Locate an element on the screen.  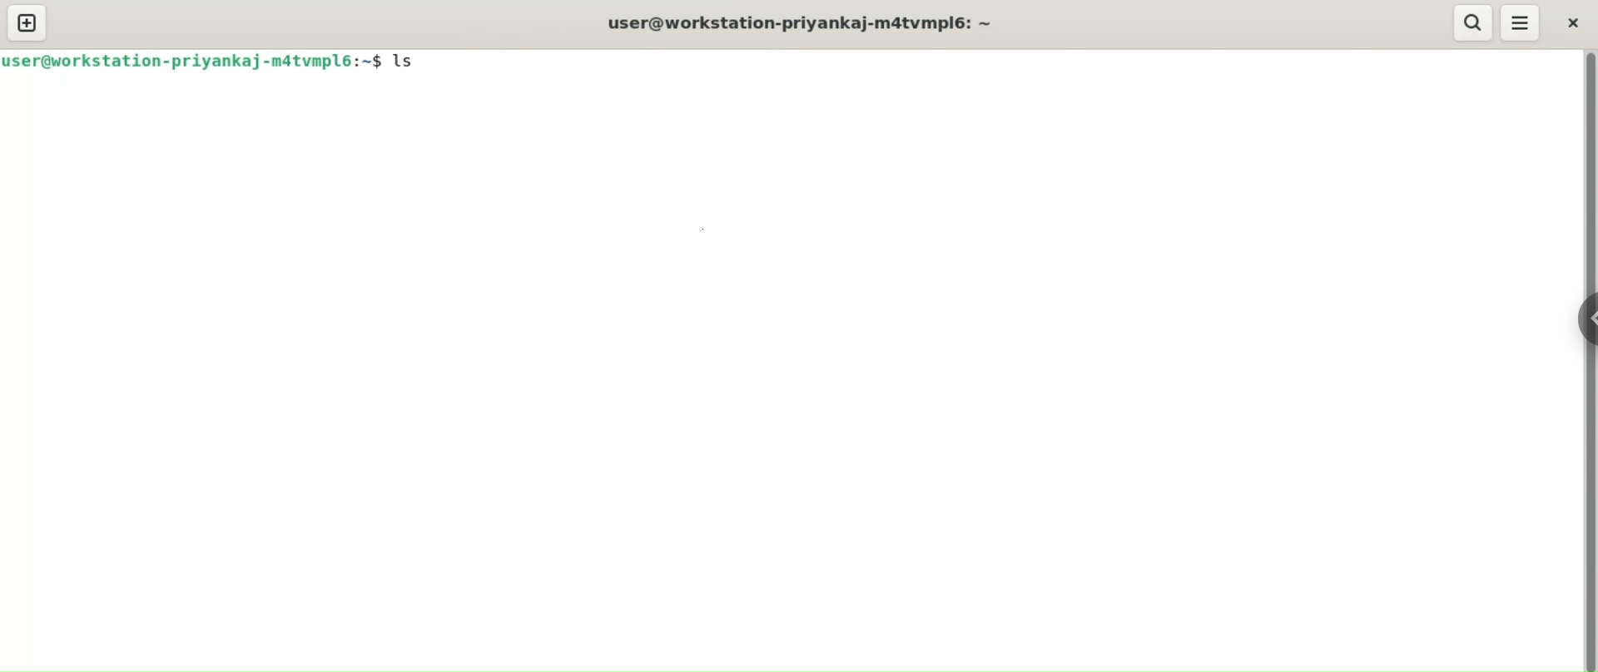
user@workstation-priyankaj-m4tvmplé: ~ is located at coordinates (803, 23).